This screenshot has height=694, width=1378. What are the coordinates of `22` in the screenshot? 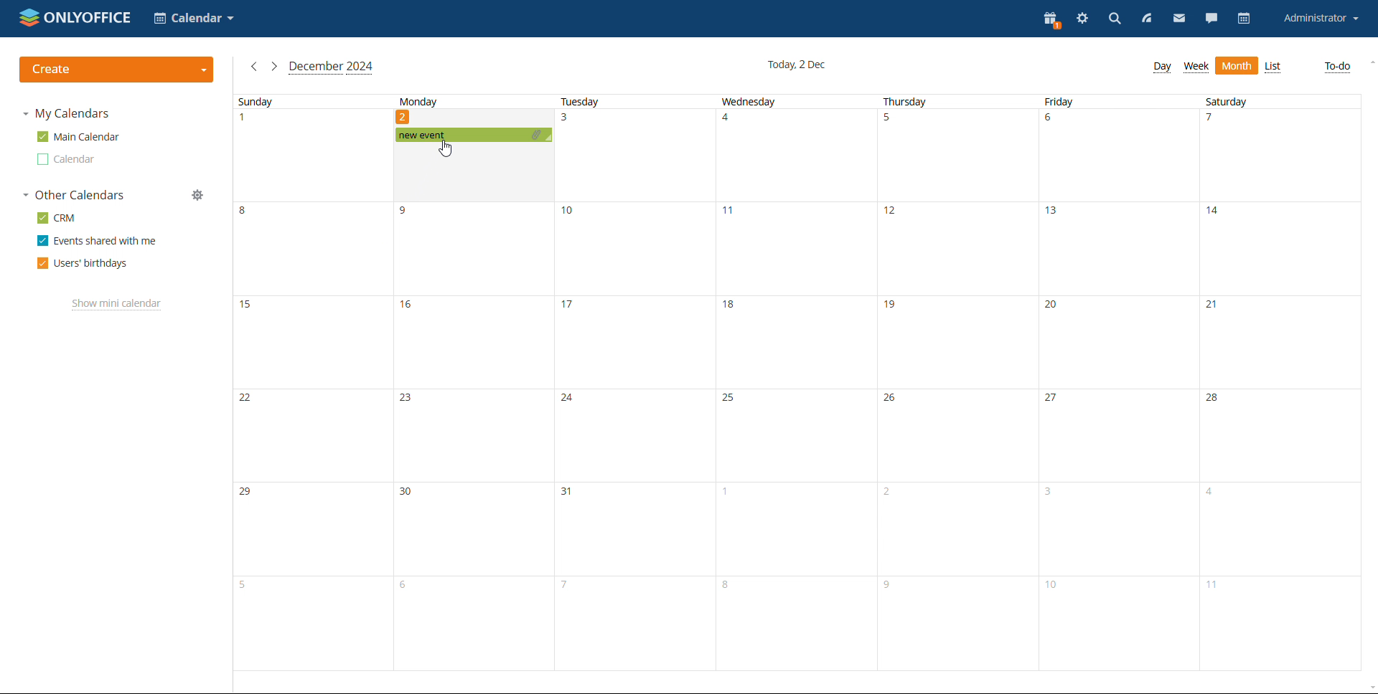 It's located at (244, 399).